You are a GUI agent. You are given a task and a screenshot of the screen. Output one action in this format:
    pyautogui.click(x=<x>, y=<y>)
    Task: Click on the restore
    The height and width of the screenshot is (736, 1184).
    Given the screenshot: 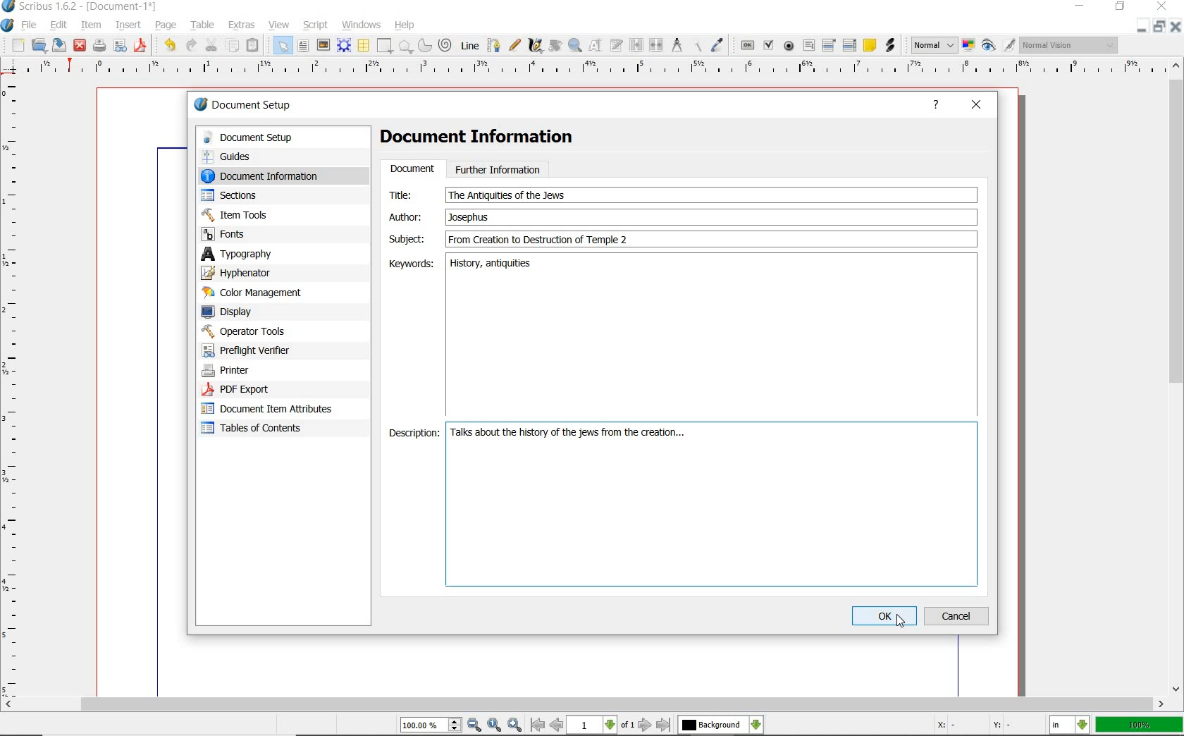 What is the action you would take?
    pyautogui.click(x=1161, y=26)
    